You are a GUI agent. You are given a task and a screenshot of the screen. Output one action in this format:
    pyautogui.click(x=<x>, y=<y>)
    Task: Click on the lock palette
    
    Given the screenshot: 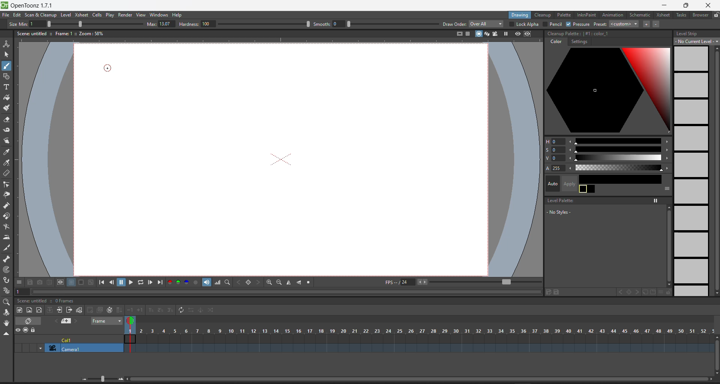 What is the action you would take?
    pyautogui.click(x=670, y=292)
    